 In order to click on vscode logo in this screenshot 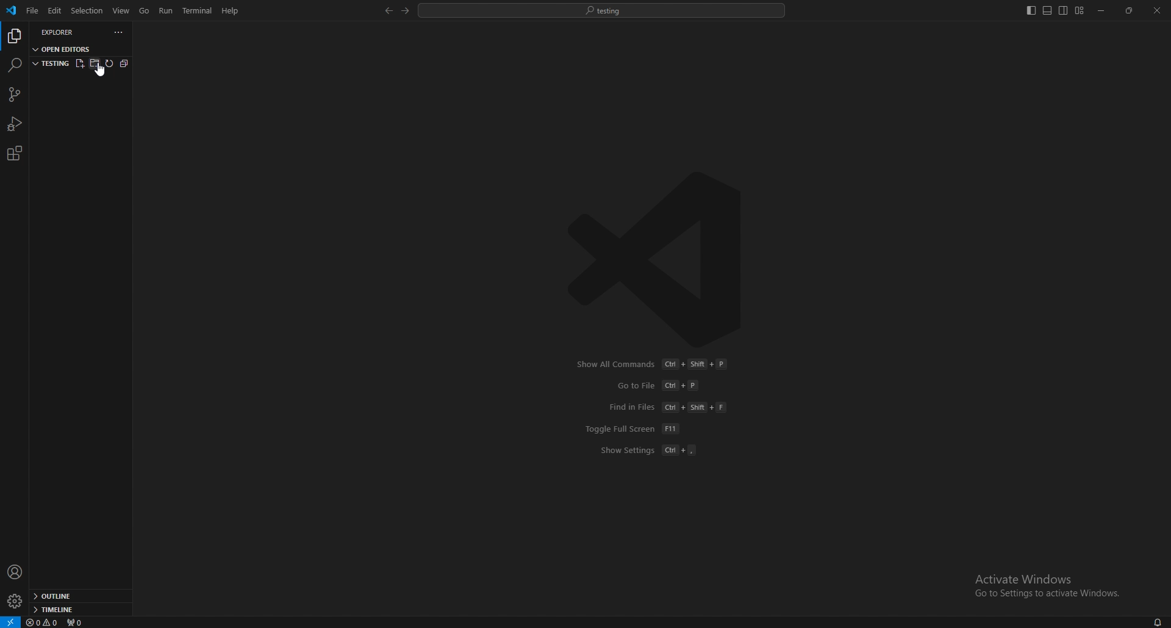, I will do `click(662, 259)`.